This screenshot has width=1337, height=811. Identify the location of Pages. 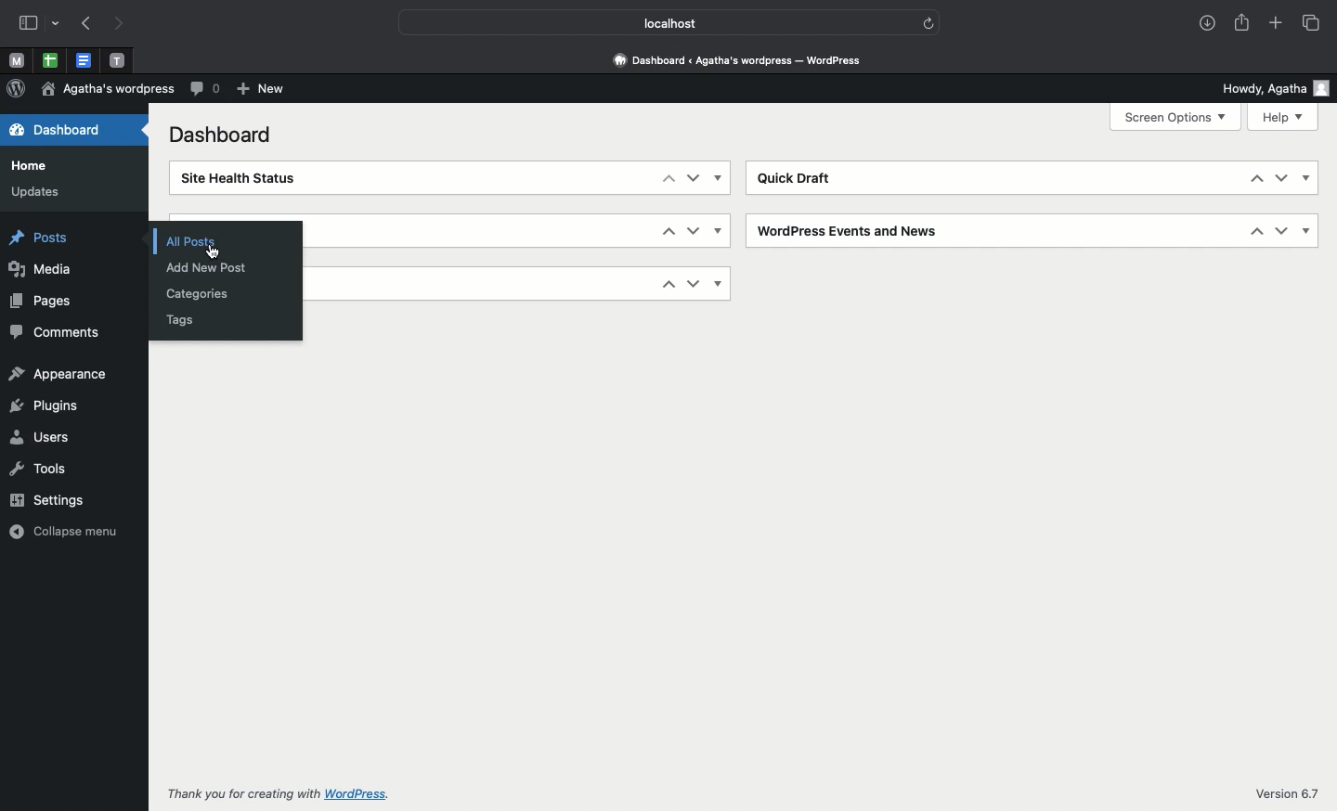
(50, 302).